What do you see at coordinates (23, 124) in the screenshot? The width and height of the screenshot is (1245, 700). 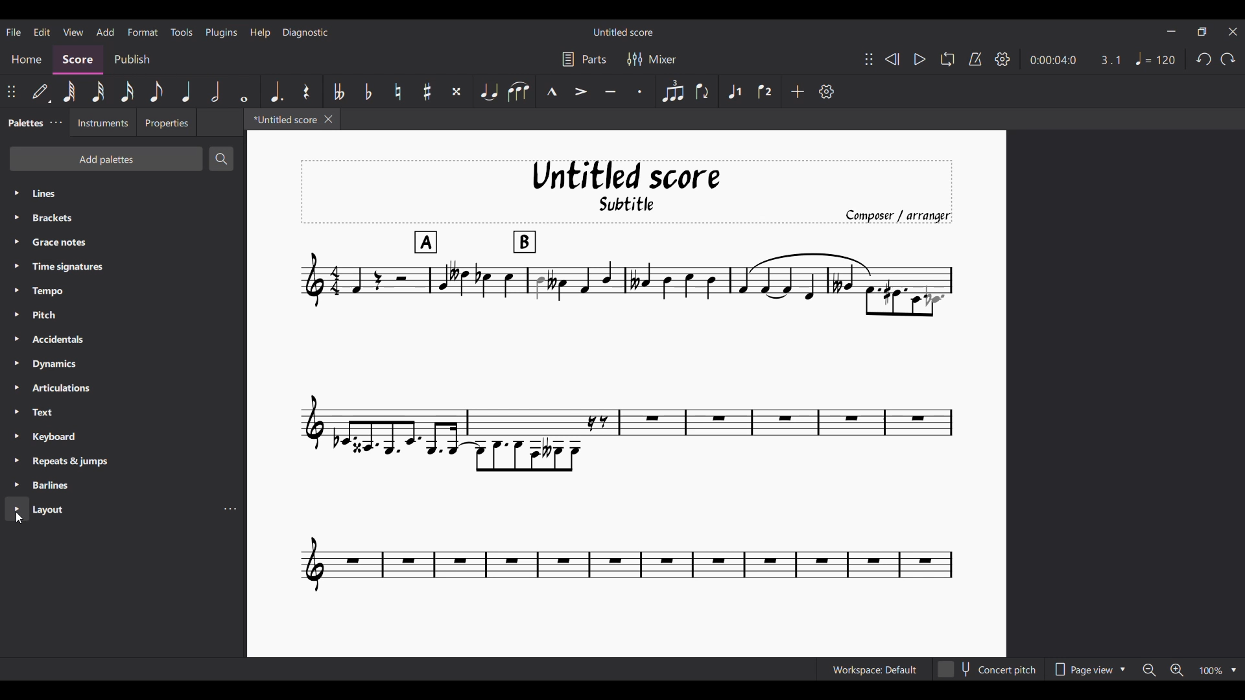 I see `Palettes` at bounding box center [23, 124].